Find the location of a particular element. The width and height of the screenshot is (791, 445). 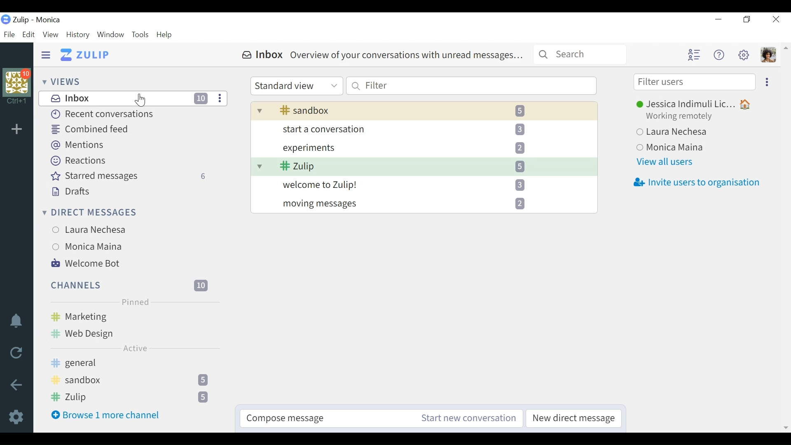

Go back is located at coordinates (18, 384).